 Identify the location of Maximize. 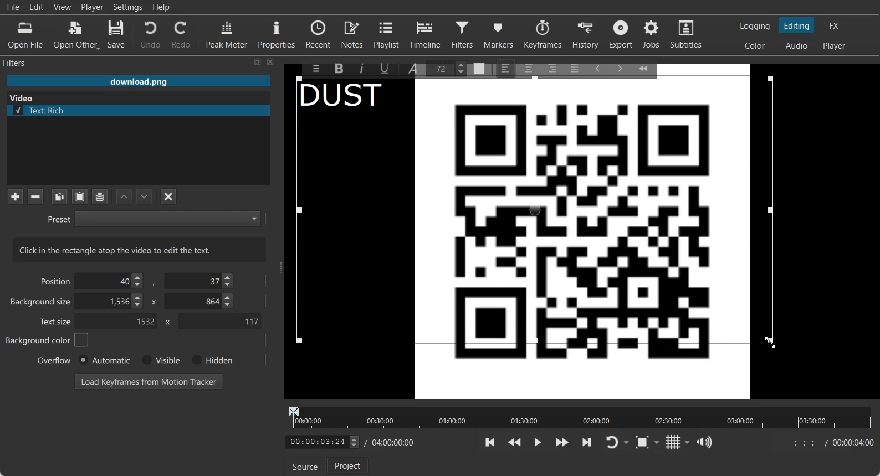
(258, 61).